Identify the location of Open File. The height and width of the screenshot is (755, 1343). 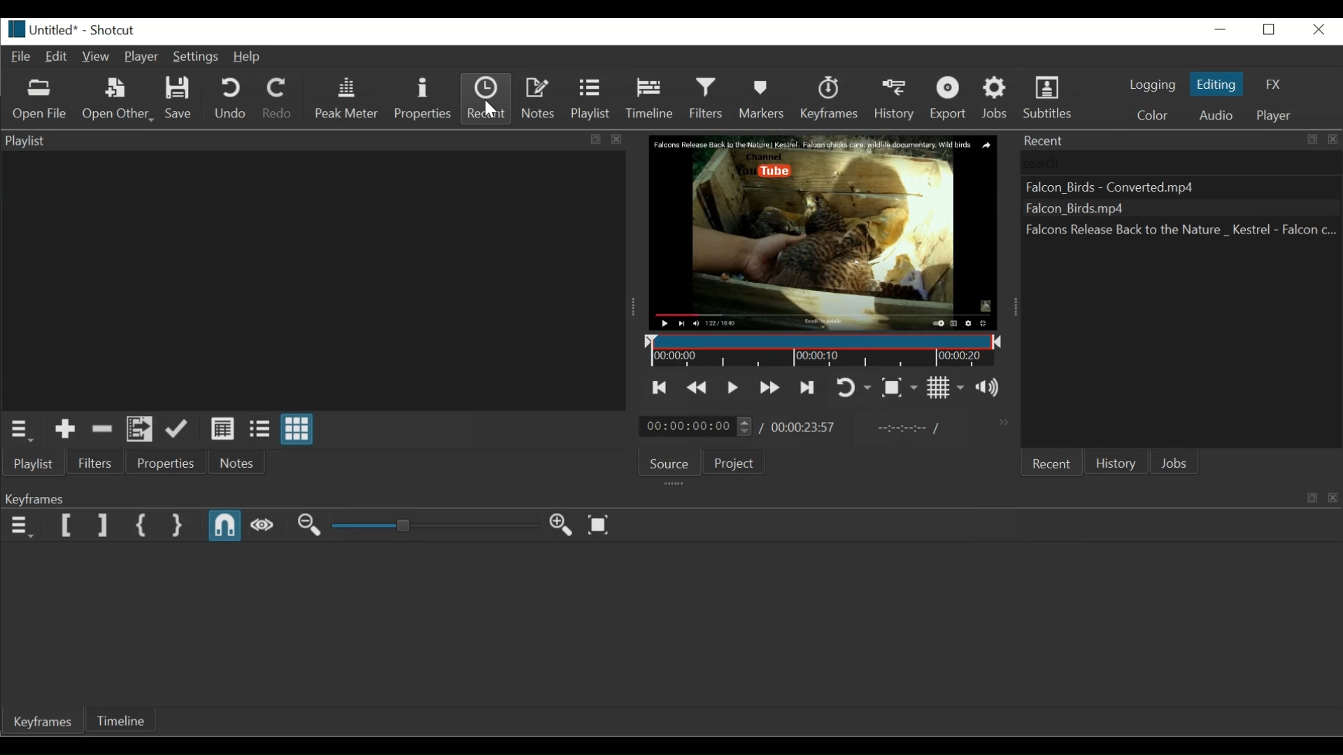
(41, 100).